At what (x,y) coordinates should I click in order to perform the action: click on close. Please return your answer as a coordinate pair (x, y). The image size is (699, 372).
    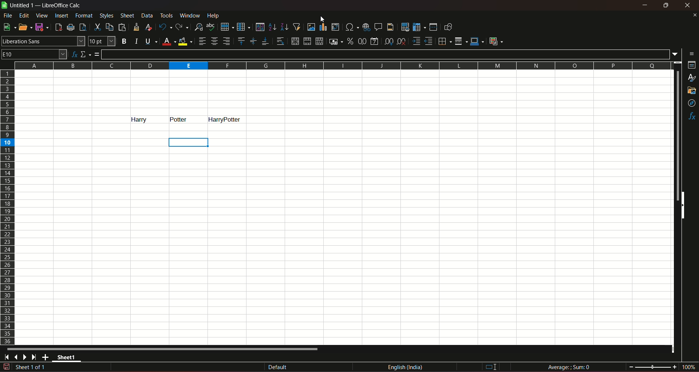
    Looking at the image, I should click on (694, 15).